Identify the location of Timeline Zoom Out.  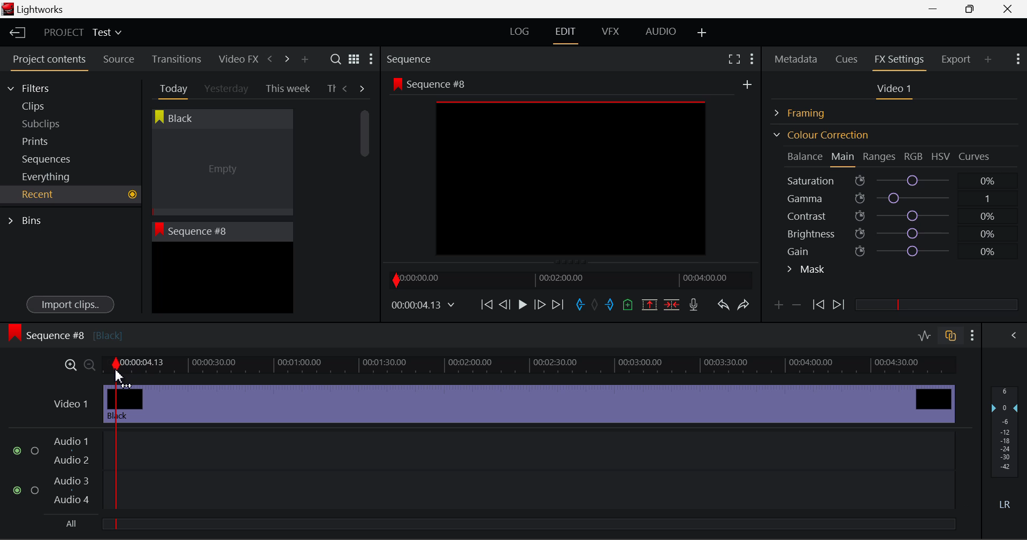
(89, 365).